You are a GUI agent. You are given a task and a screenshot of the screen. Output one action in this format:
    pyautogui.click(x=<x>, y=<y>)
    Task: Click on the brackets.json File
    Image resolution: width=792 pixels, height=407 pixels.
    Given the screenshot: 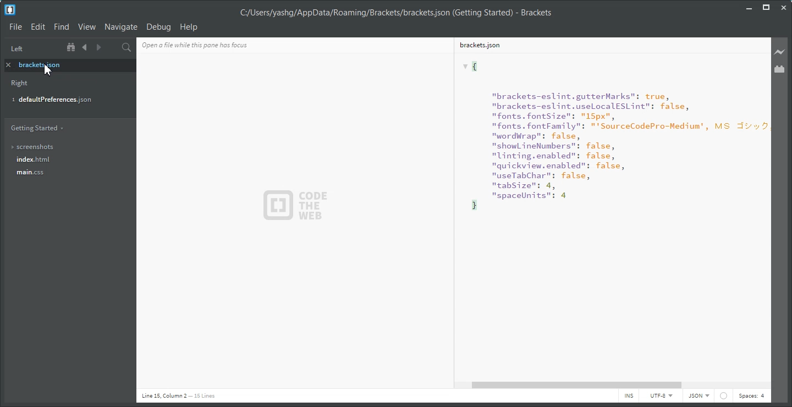 What is the action you would take?
    pyautogui.click(x=607, y=45)
    